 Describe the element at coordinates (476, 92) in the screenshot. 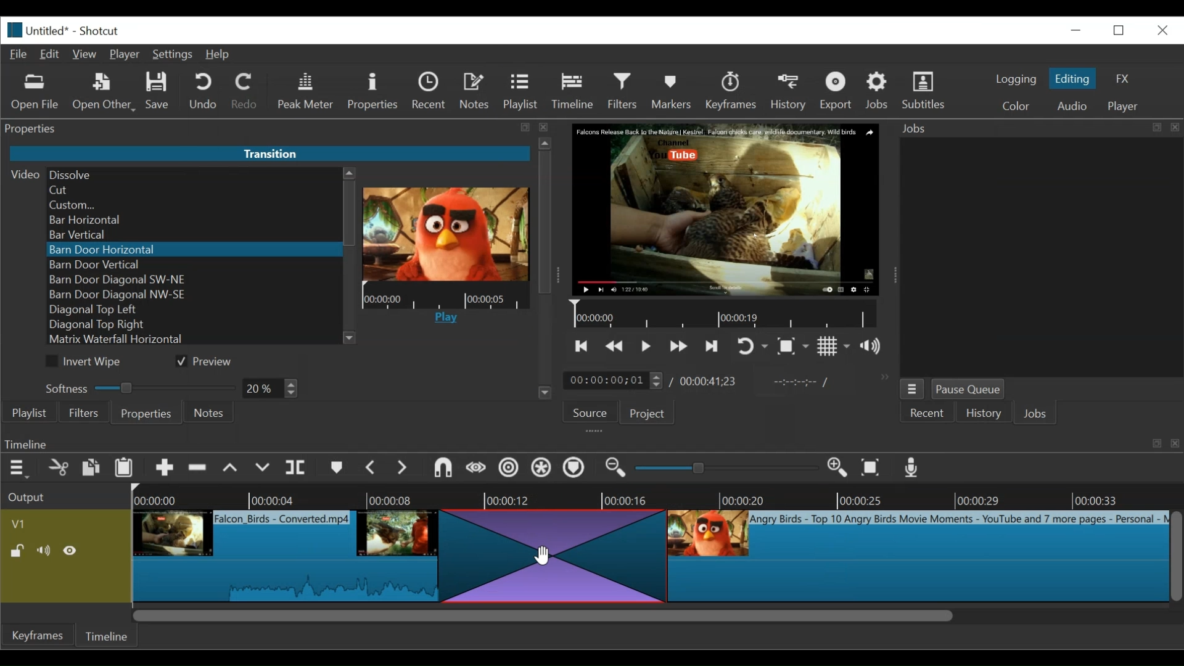

I see `Notes` at that location.